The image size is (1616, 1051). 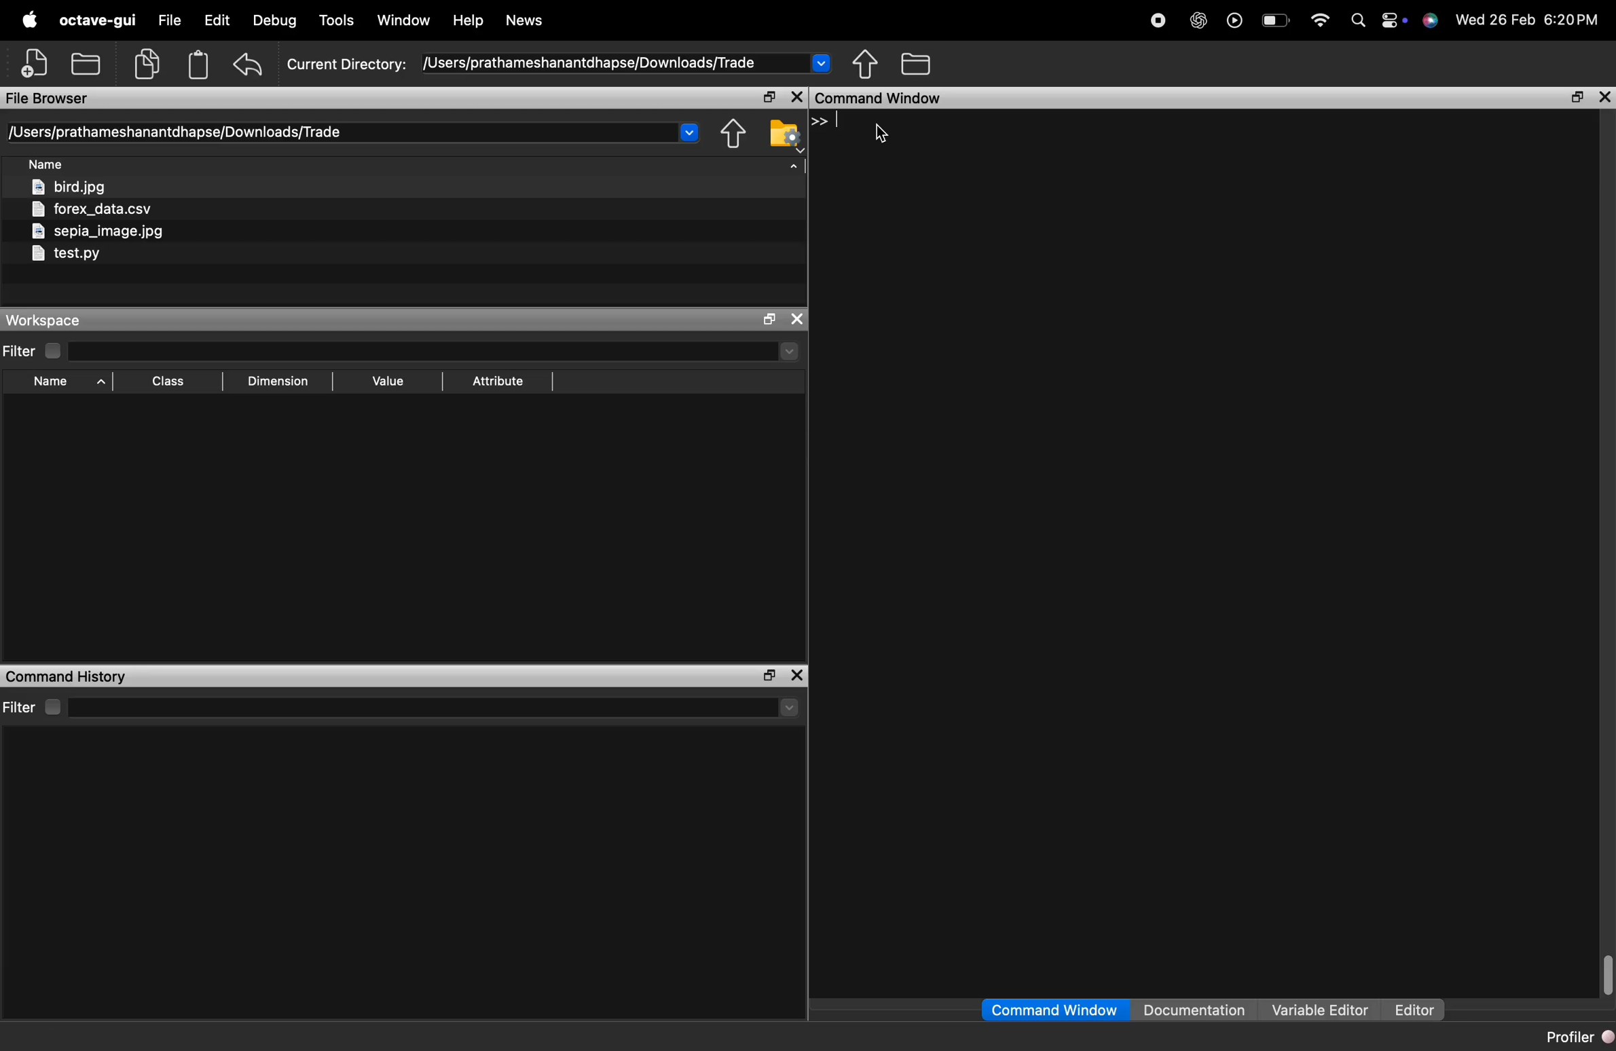 I want to click on /Users/prathameshanantdhapse/Downloads/Trade, so click(x=588, y=64).